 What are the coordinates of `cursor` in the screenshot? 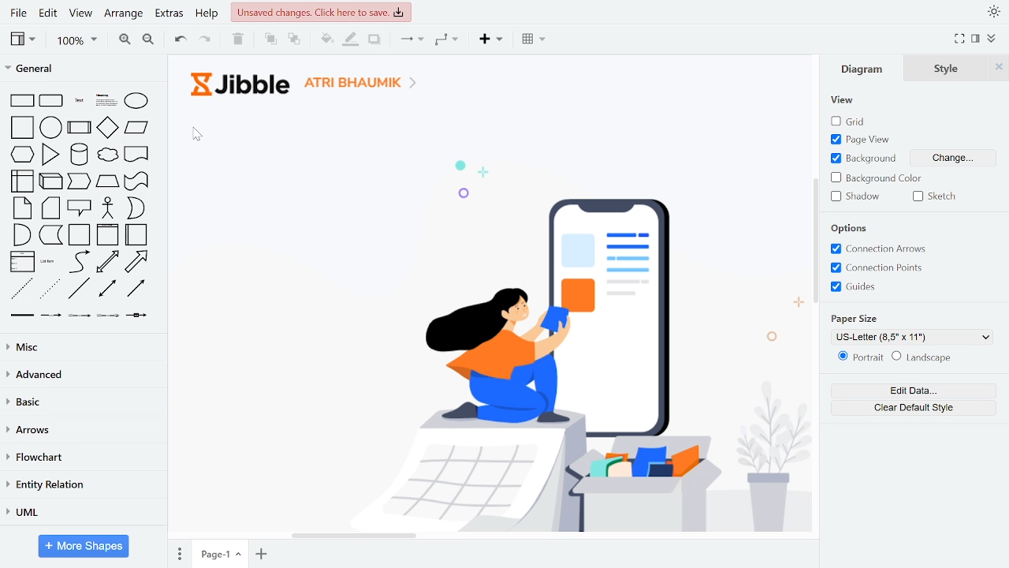 It's located at (197, 134).